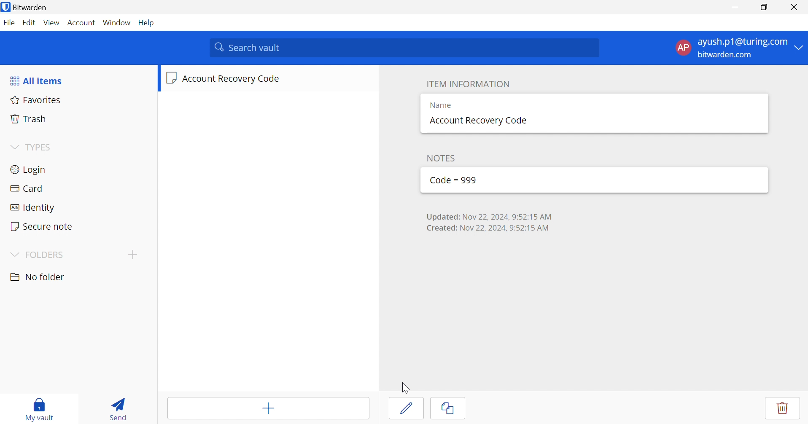 The height and width of the screenshot is (424, 808). I want to click on All items, so click(38, 82).